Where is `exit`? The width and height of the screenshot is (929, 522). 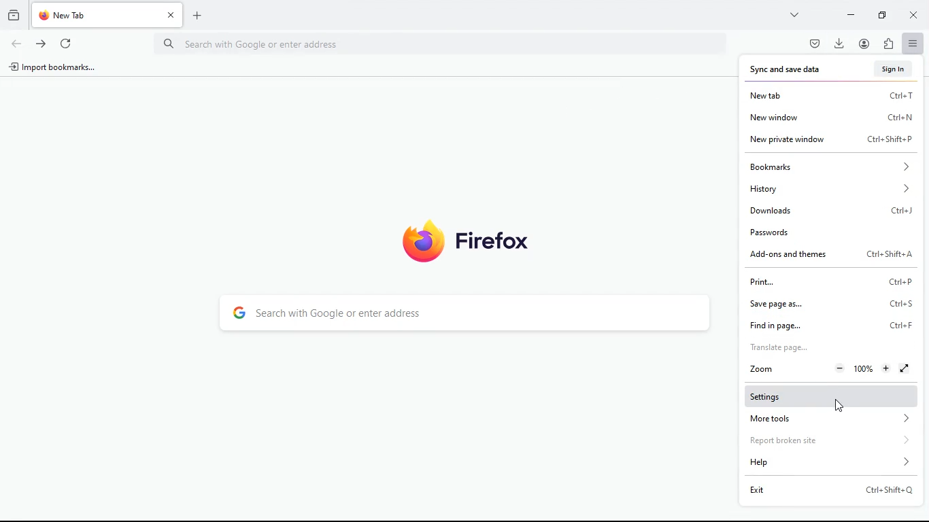
exit is located at coordinates (824, 492).